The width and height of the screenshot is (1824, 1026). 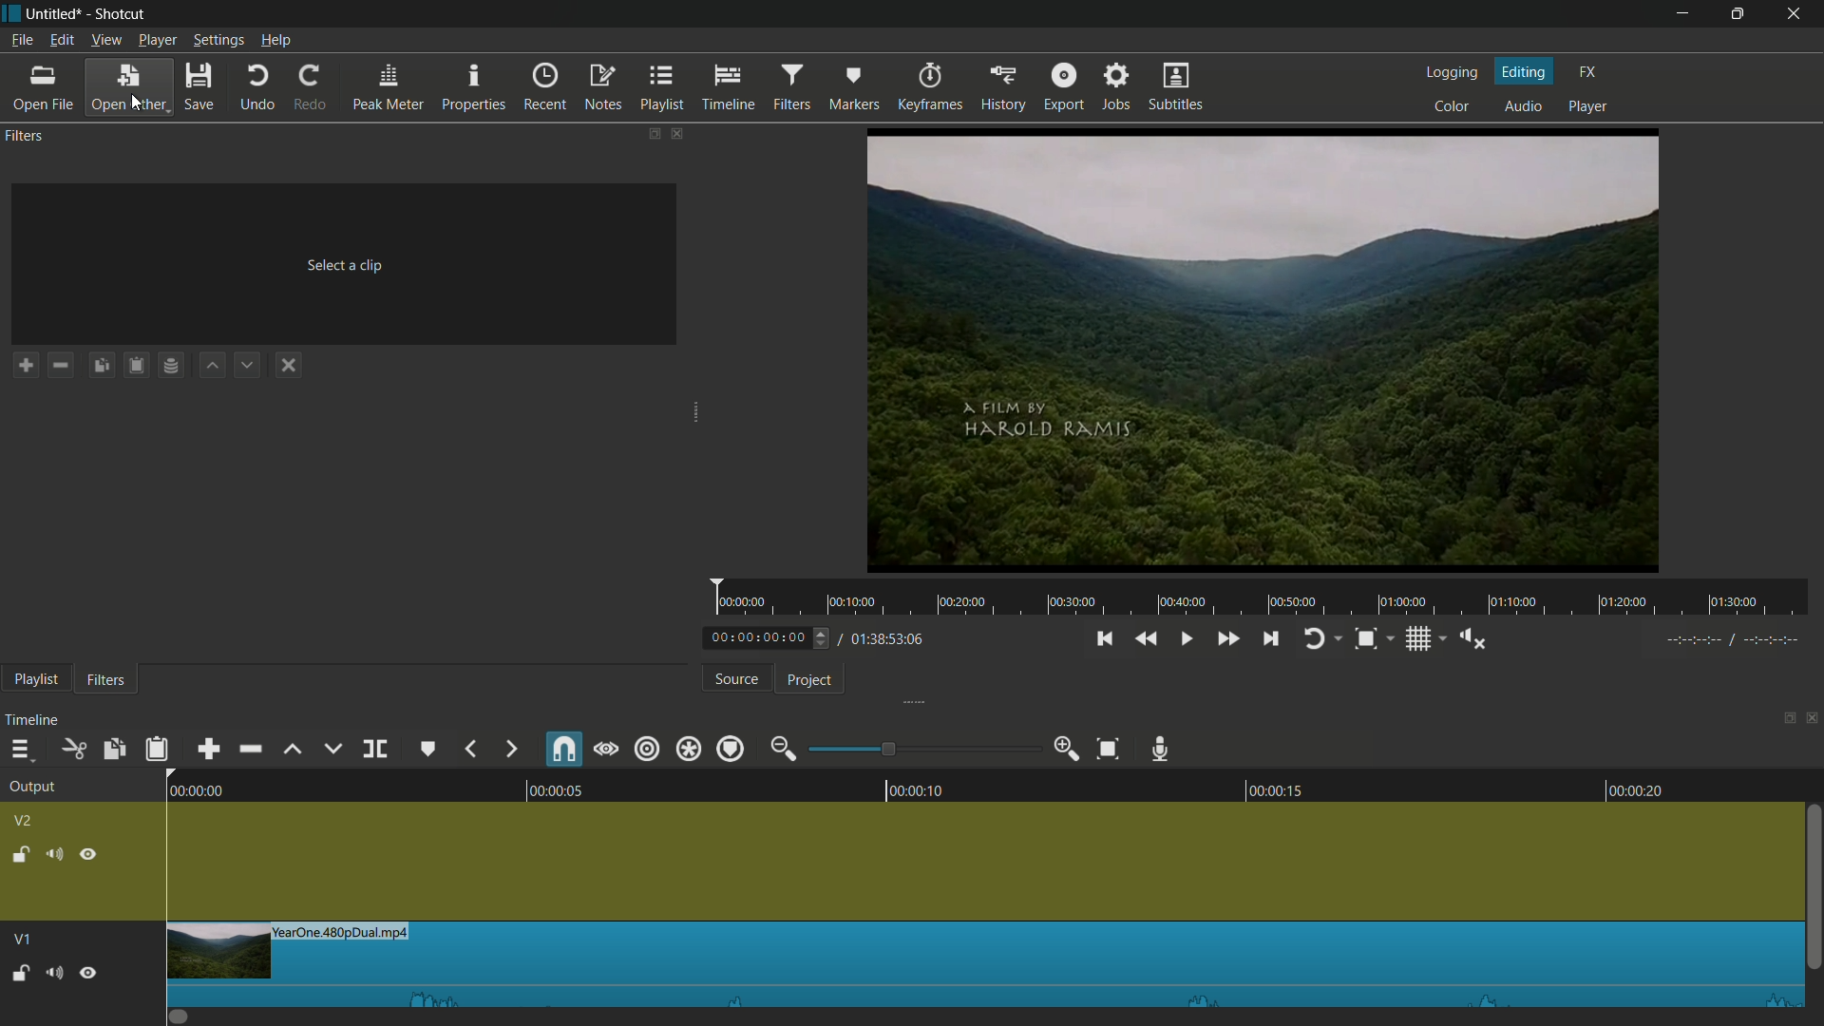 I want to click on open file, so click(x=42, y=89).